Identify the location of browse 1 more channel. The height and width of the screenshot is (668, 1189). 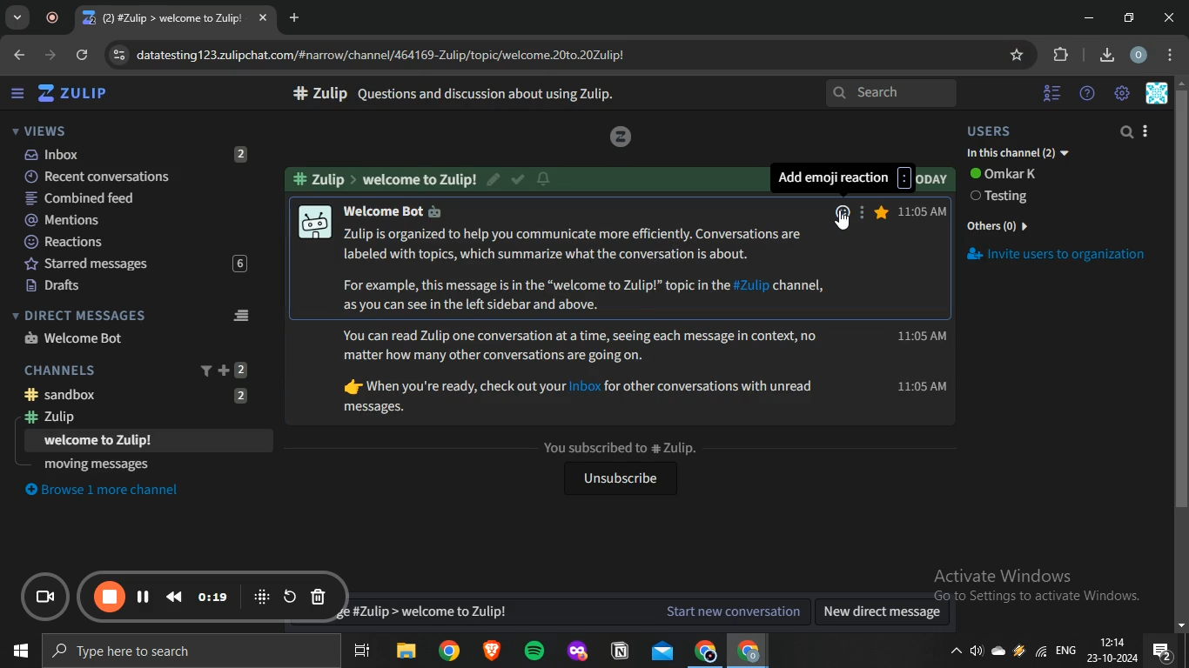
(111, 489).